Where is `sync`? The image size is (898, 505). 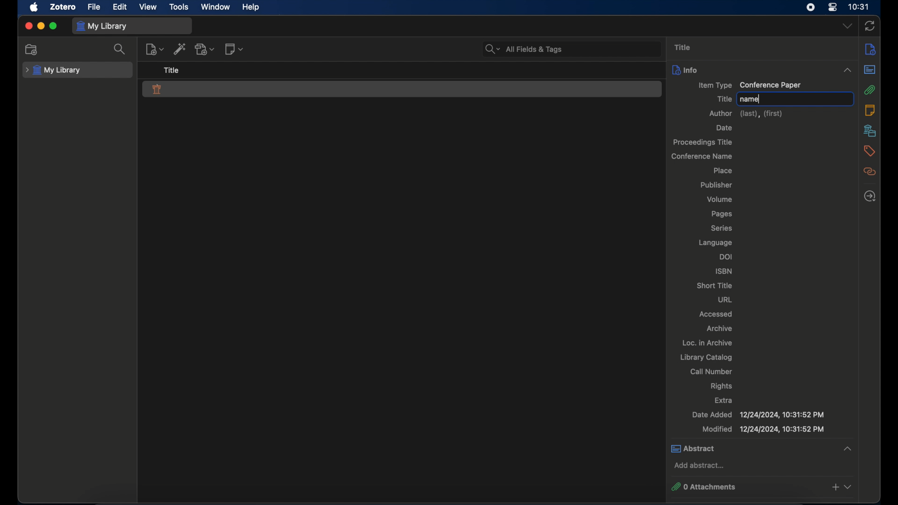 sync is located at coordinates (870, 26).